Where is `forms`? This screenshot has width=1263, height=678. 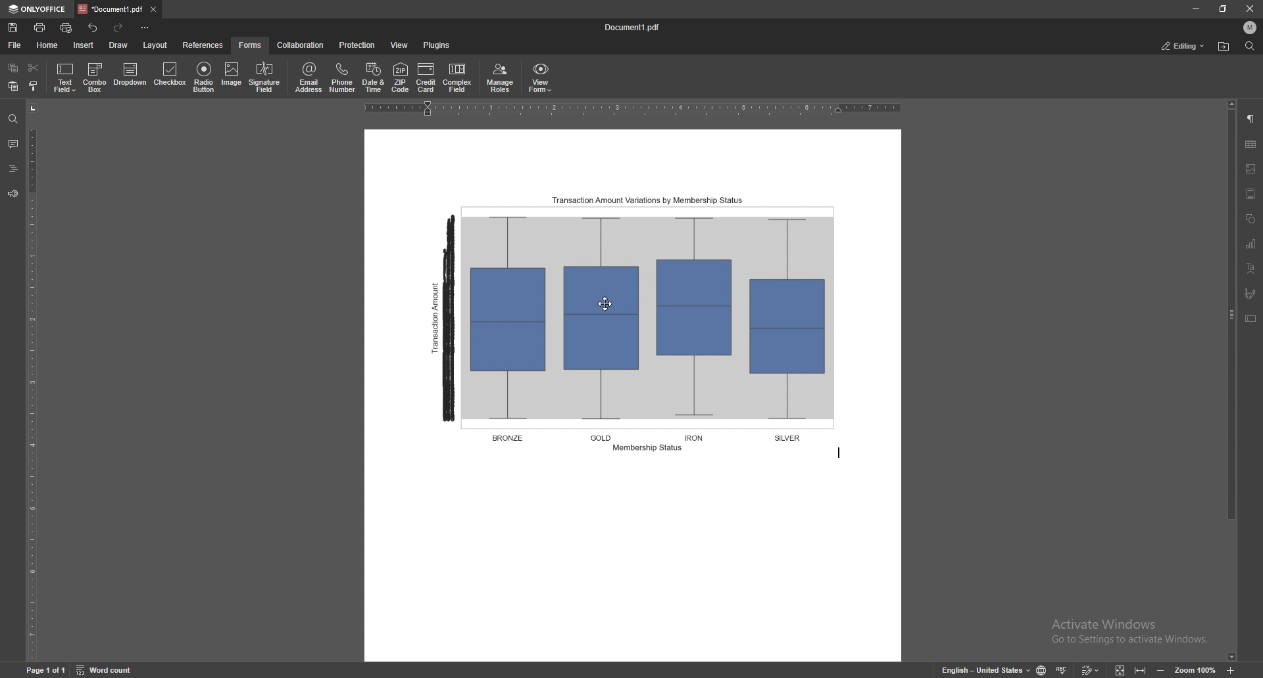 forms is located at coordinates (251, 45).